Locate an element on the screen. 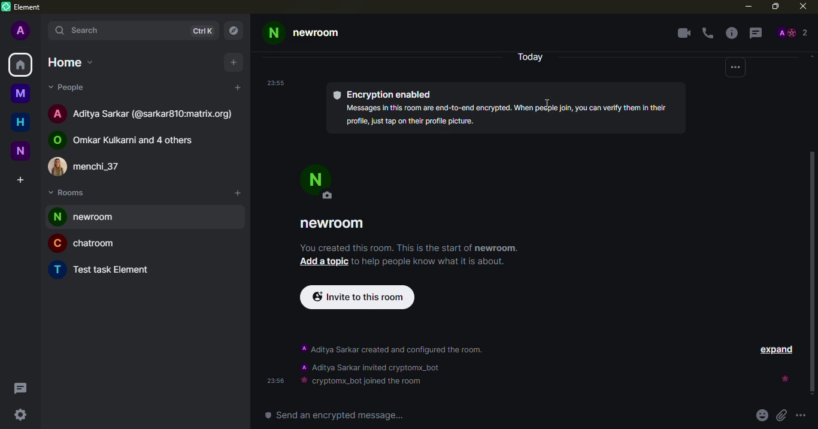 The image size is (818, 429). newroom is located at coordinates (302, 32).